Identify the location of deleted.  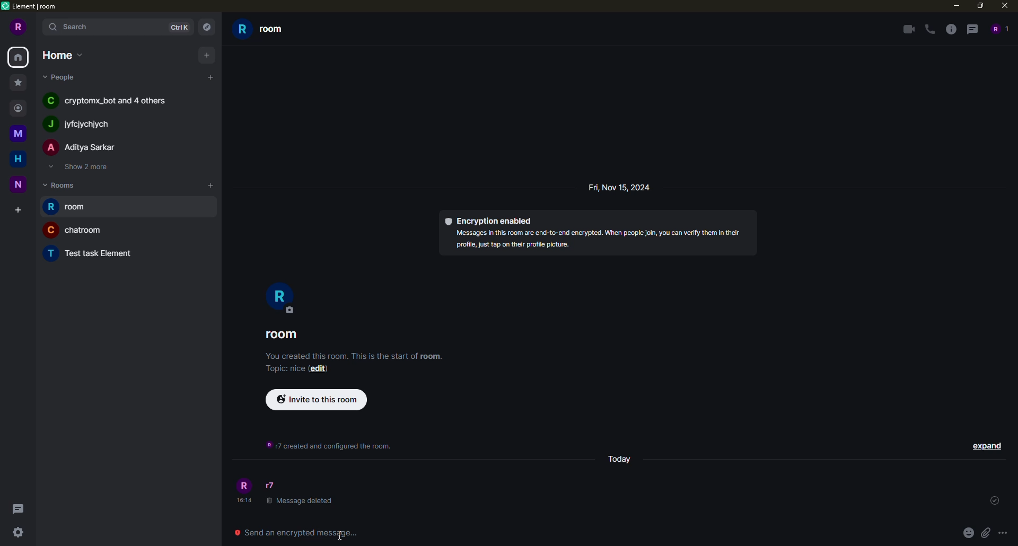
(299, 500).